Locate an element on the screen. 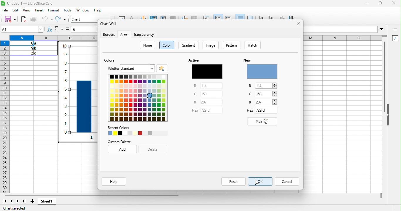 The width and height of the screenshot is (401, 211). Hex is located at coordinates (248, 112).